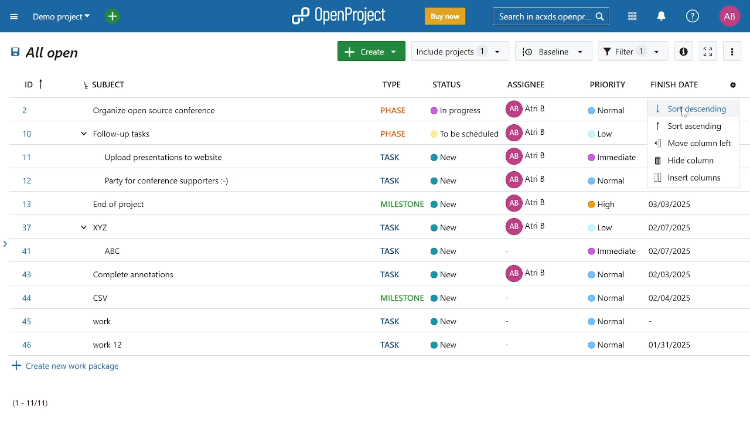 The height and width of the screenshot is (422, 750). Describe the element at coordinates (695, 109) in the screenshot. I see `sort descending` at that location.